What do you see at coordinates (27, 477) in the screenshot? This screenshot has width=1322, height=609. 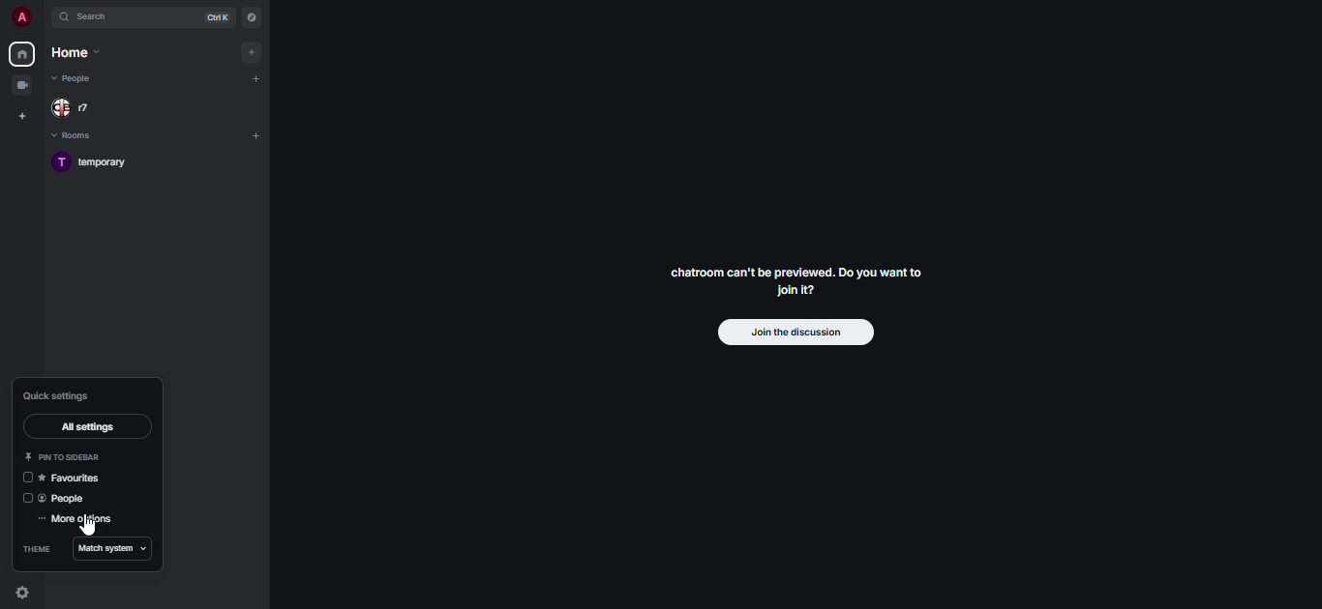 I see `click to enable` at bounding box center [27, 477].